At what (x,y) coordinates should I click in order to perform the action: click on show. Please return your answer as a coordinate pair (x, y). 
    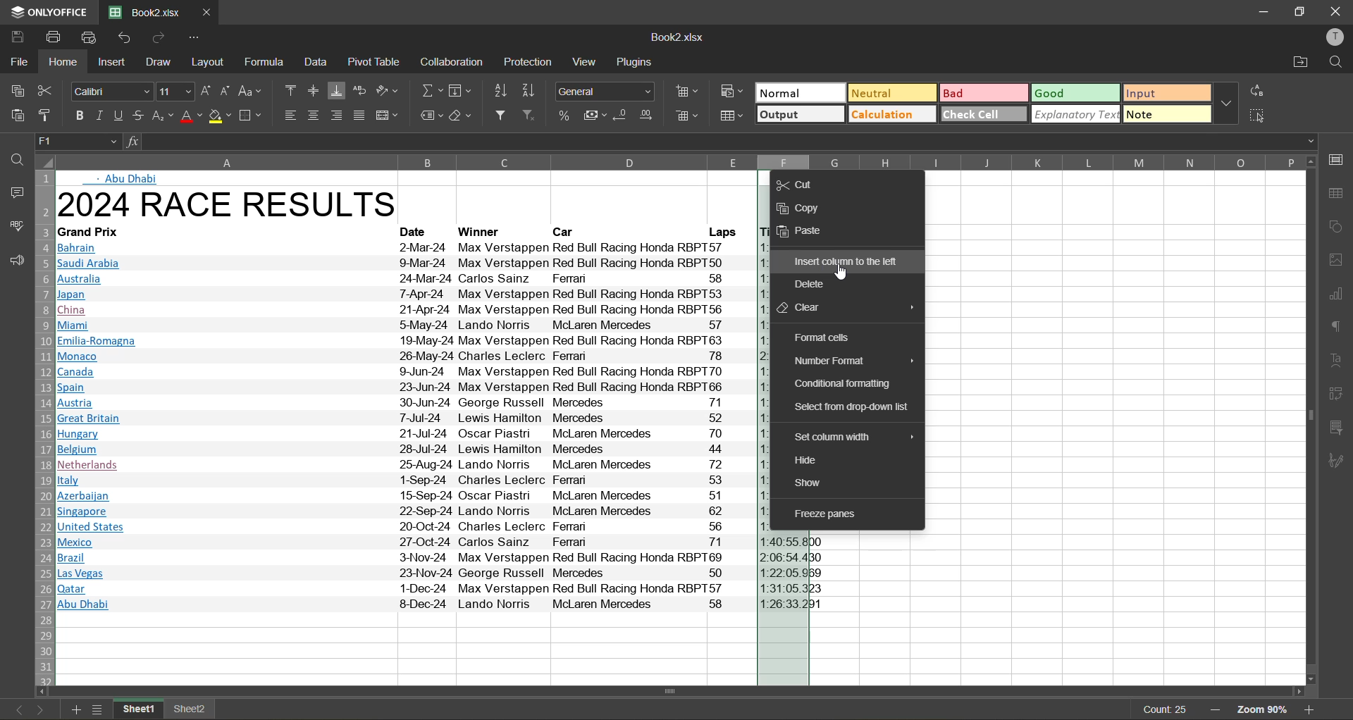
    Looking at the image, I should click on (819, 483).